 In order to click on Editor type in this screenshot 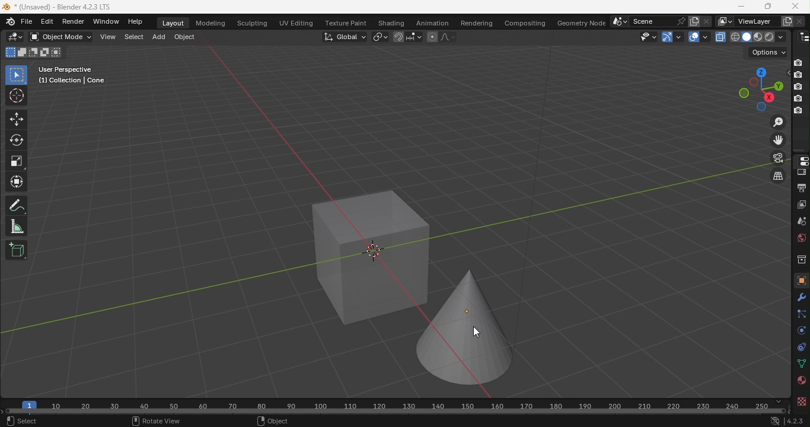, I will do `click(16, 37)`.